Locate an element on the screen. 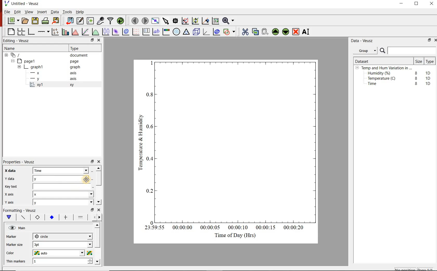 The height and width of the screenshot is (271, 437). Select using dataset browser is located at coordinates (92, 179).